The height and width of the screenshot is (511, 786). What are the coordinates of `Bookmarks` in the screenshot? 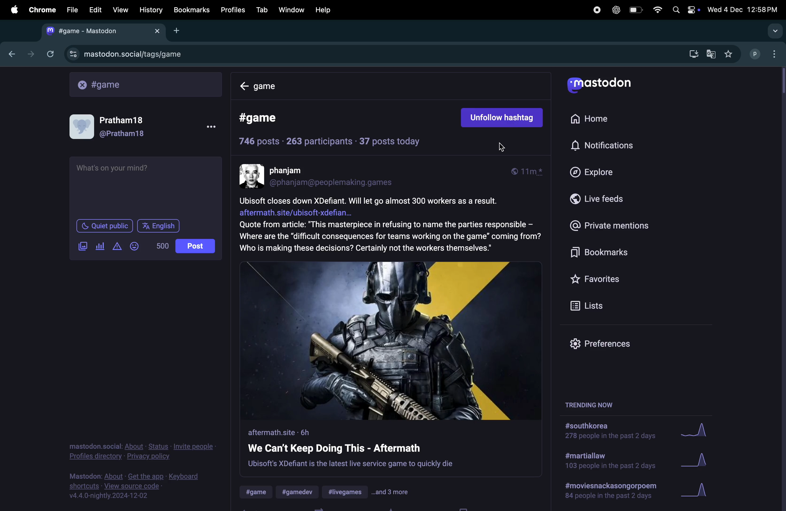 It's located at (620, 253).